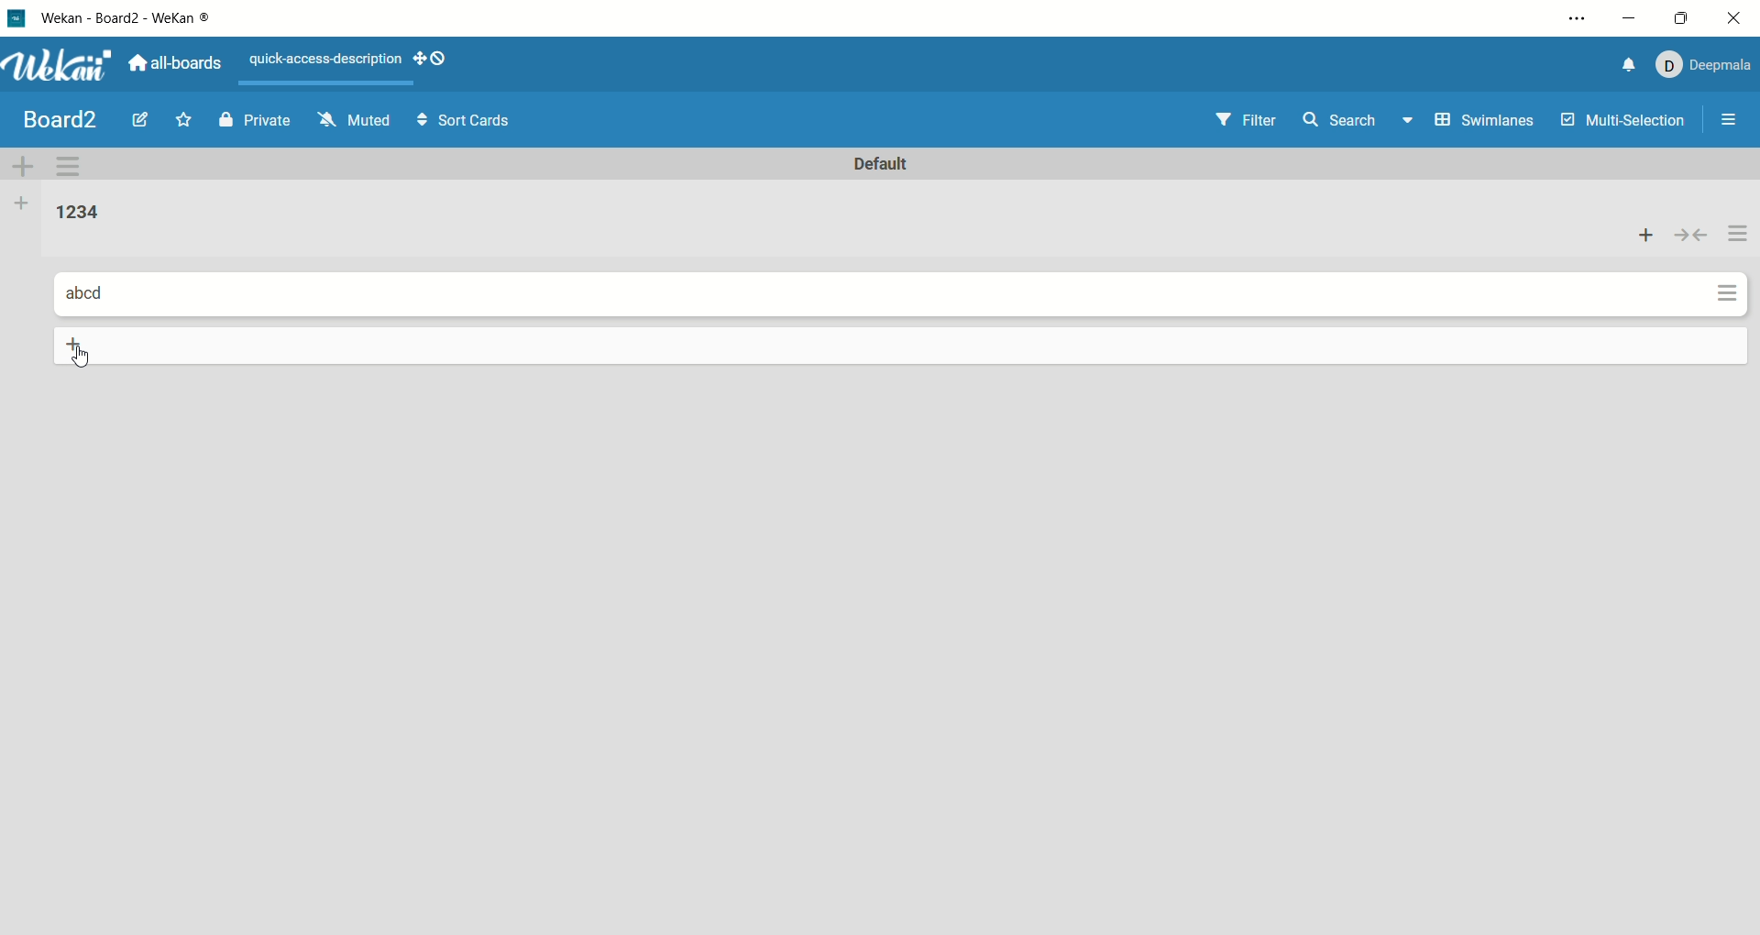  Describe the element at coordinates (81, 287) in the screenshot. I see `card title` at that location.